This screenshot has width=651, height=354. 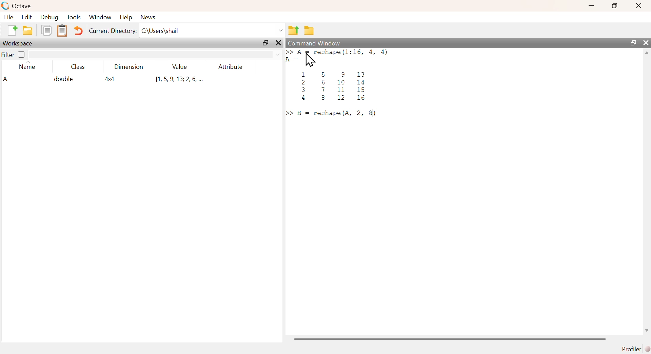 What do you see at coordinates (314, 42) in the screenshot?
I see `command window` at bounding box center [314, 42].